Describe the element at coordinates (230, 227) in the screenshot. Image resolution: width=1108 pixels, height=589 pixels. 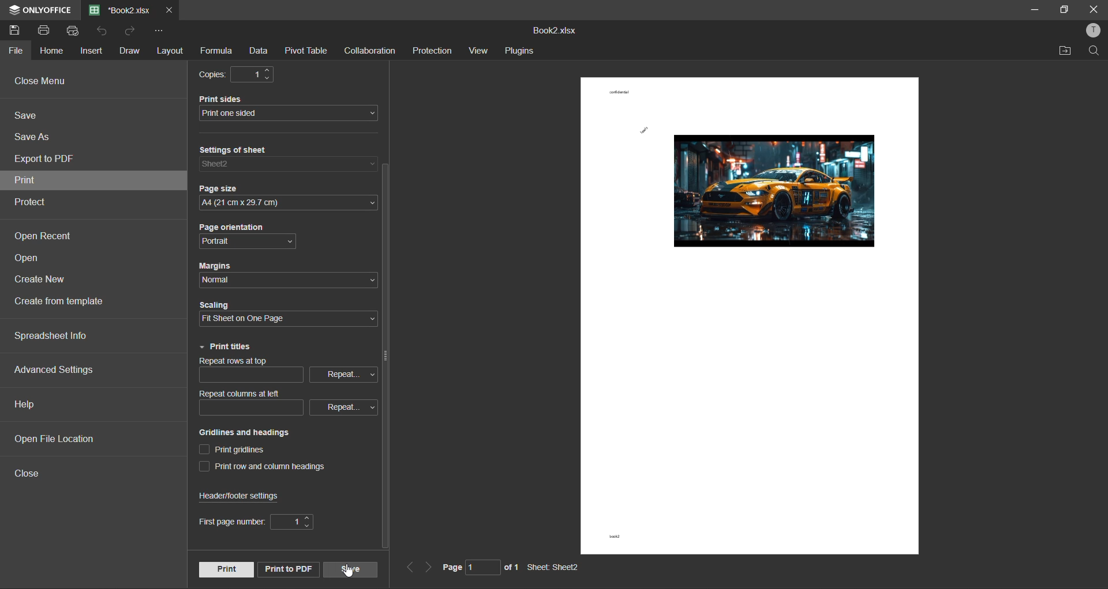
I see `Page orientation` at that location.